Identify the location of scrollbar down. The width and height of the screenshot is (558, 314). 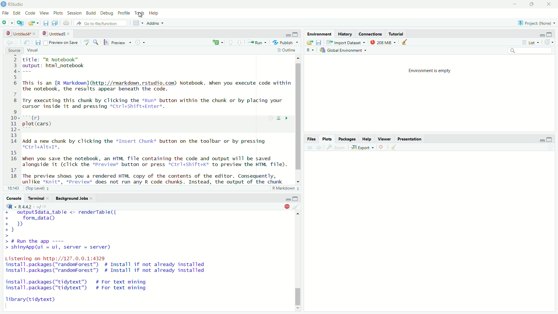
(298, 180).